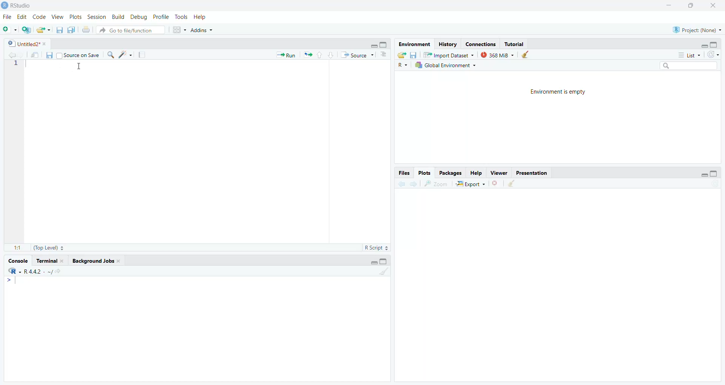 The image size is (725, 385). I want to click on Debug, so click(139, 17).